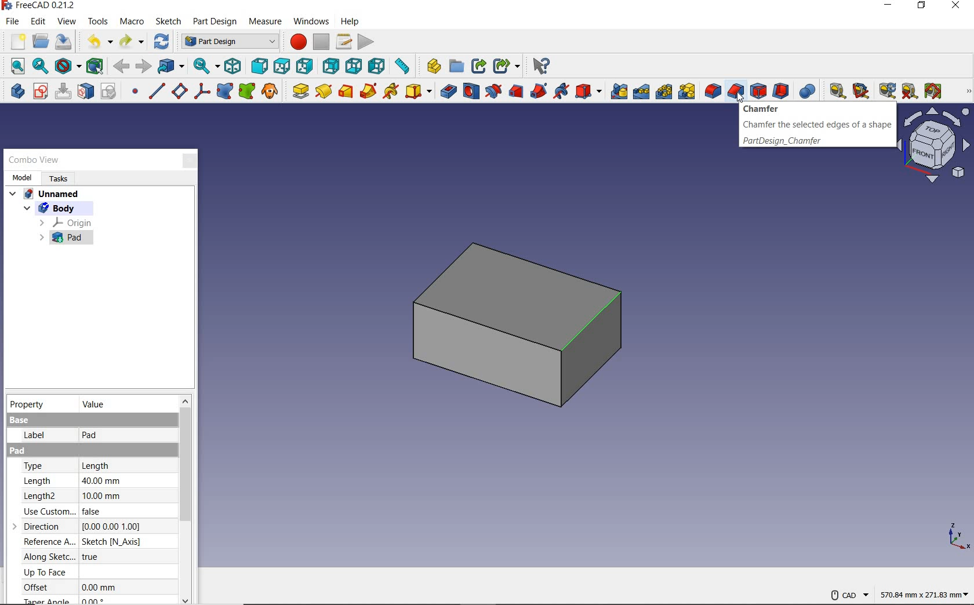  Describe the element at coordinates (541, 65) in the screenshot. I see `what's this?` at that location.